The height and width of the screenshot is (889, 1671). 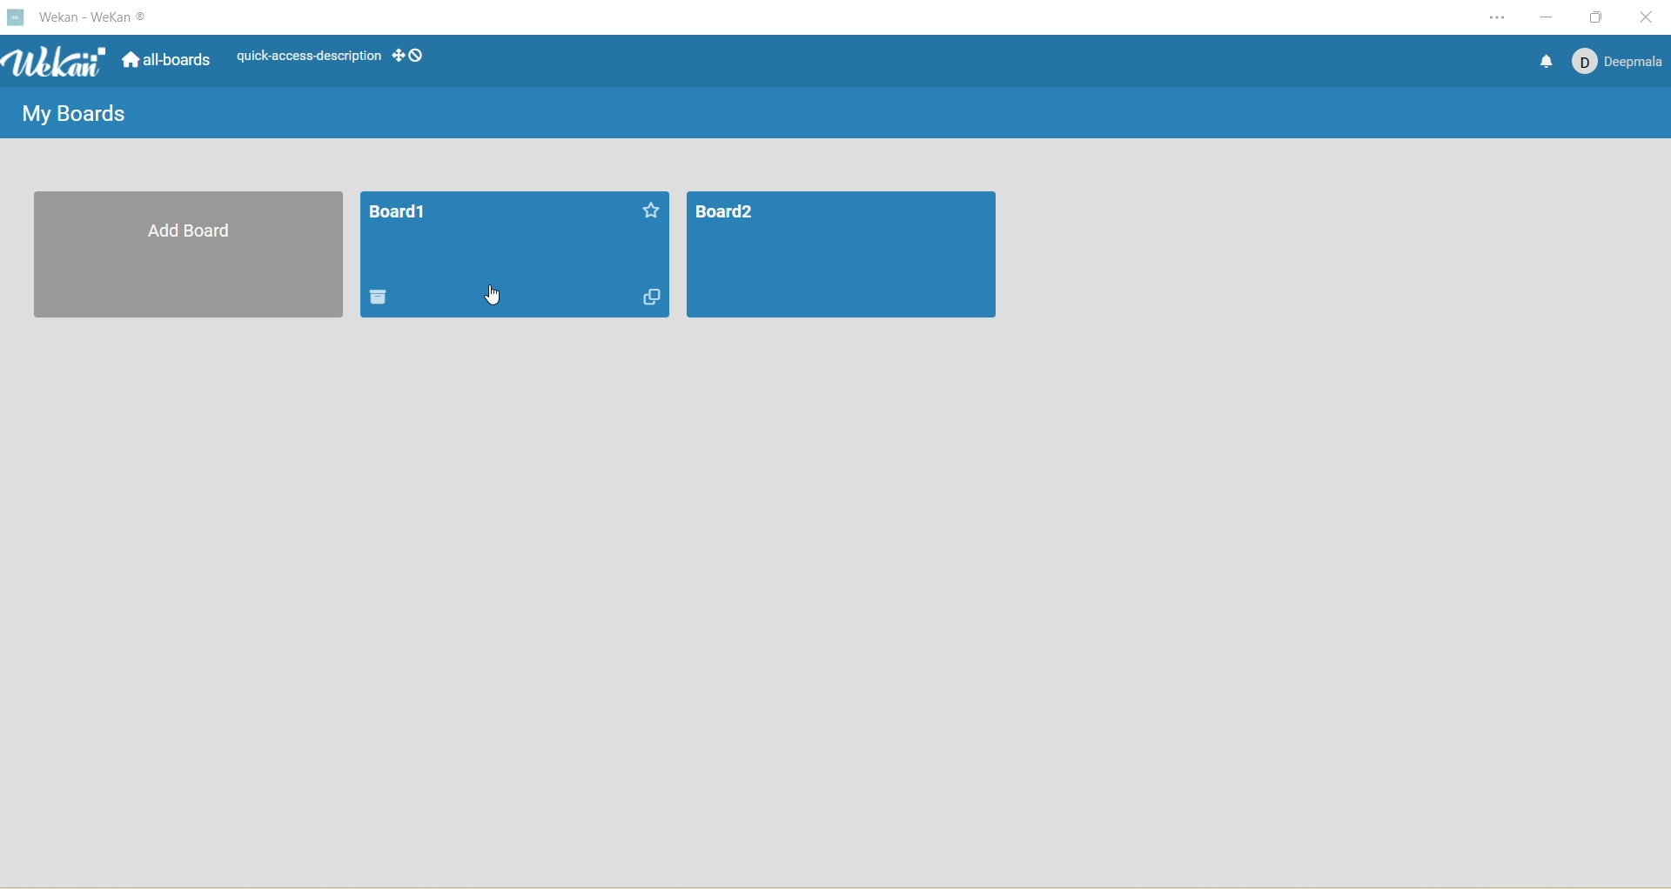 What do you see at coordinates (842, 255) in the screenshot?
I see `board2` at bounding box center [842, 255].